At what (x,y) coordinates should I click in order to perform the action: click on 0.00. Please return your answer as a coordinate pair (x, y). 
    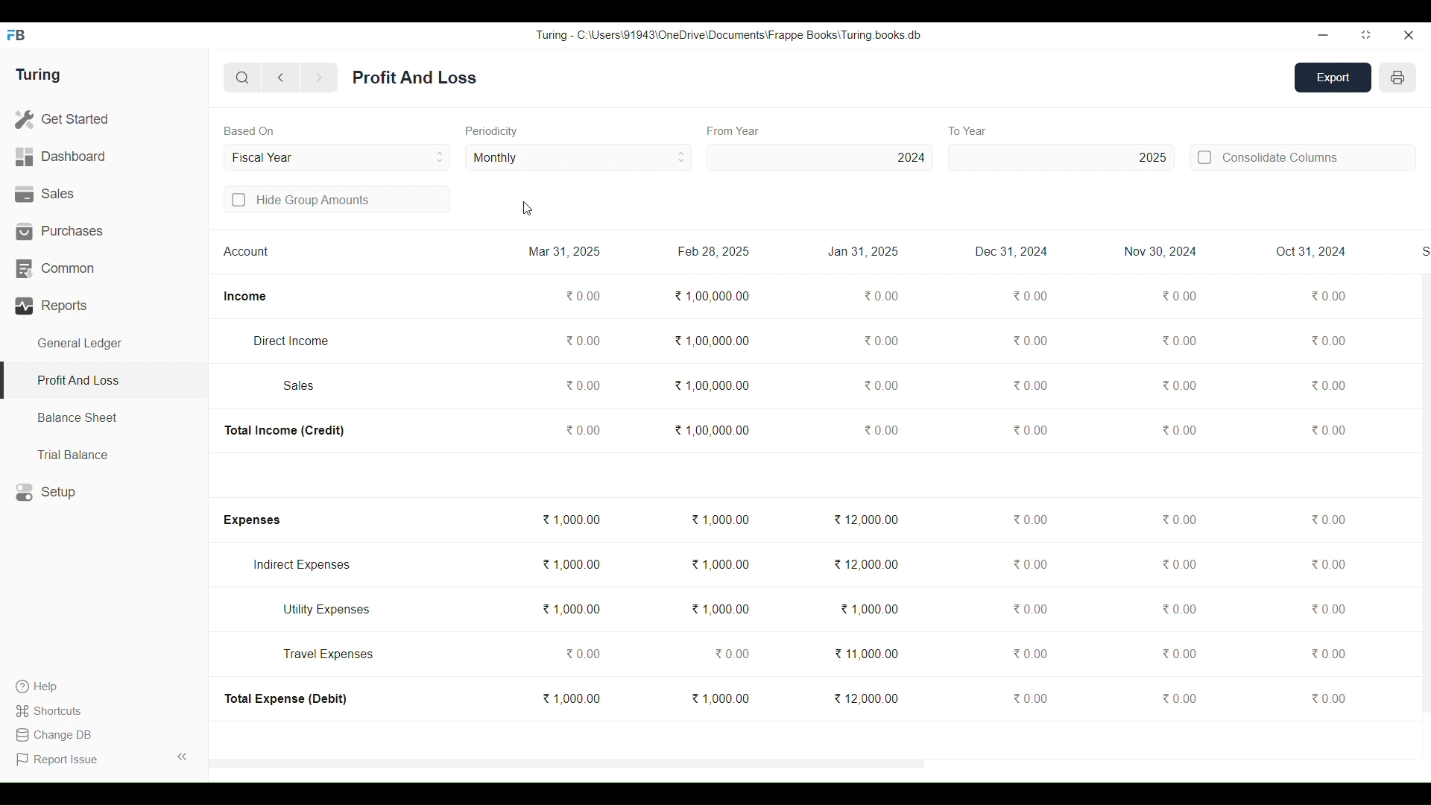
    Looking at the image, I should click on (1179, 564).